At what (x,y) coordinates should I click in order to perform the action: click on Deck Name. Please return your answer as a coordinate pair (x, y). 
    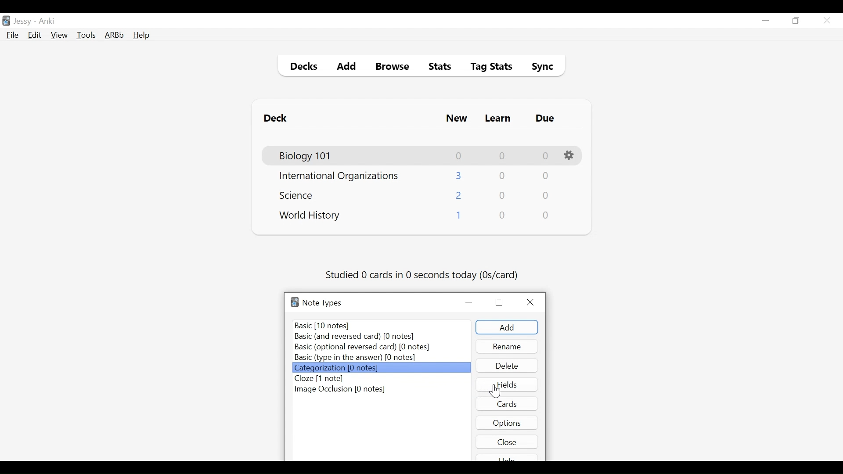
    Looking at the image, I should click on (339, 176).